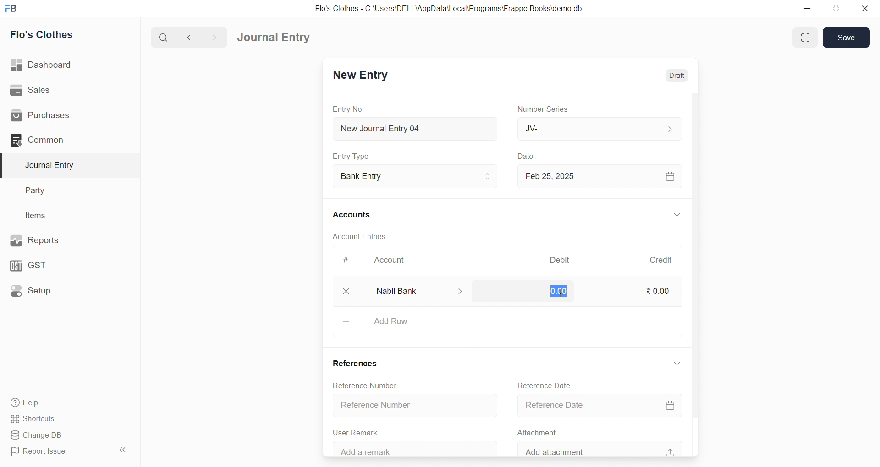 This screenshot has height=467, width=880. I want to click on Scroll bar, so click(693, 274).